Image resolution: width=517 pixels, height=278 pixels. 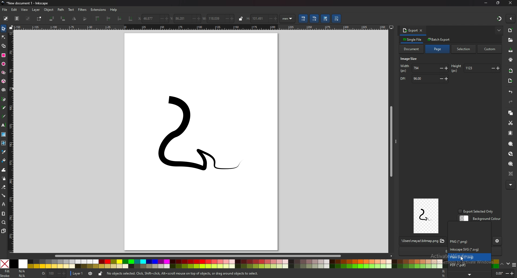 I want to click on file location, so click(x=422, y=241).